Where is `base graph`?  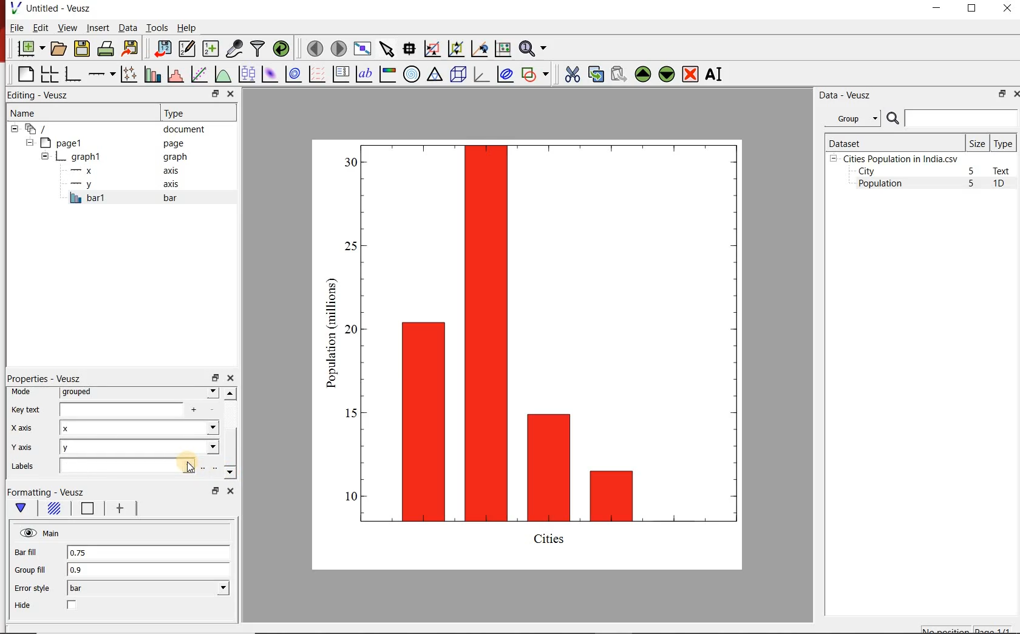 base graph is located at coordinates (72, 74).